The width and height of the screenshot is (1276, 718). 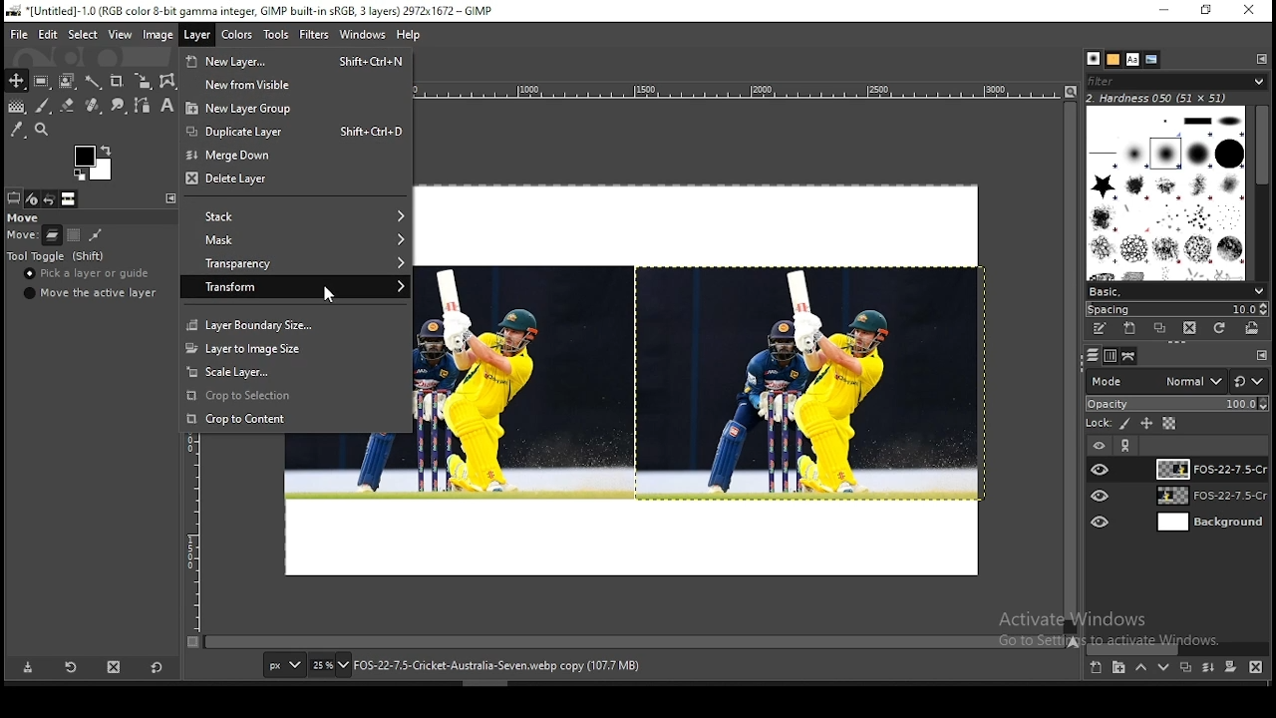 What do you see at coordinates (1176, 290) in the screenshot?
I see `brush presets` at bounding box center [1176, 290].